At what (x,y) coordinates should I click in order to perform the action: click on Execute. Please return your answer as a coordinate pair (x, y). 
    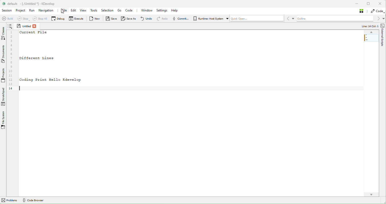
    Looking at the image, I should click on (75, 18).